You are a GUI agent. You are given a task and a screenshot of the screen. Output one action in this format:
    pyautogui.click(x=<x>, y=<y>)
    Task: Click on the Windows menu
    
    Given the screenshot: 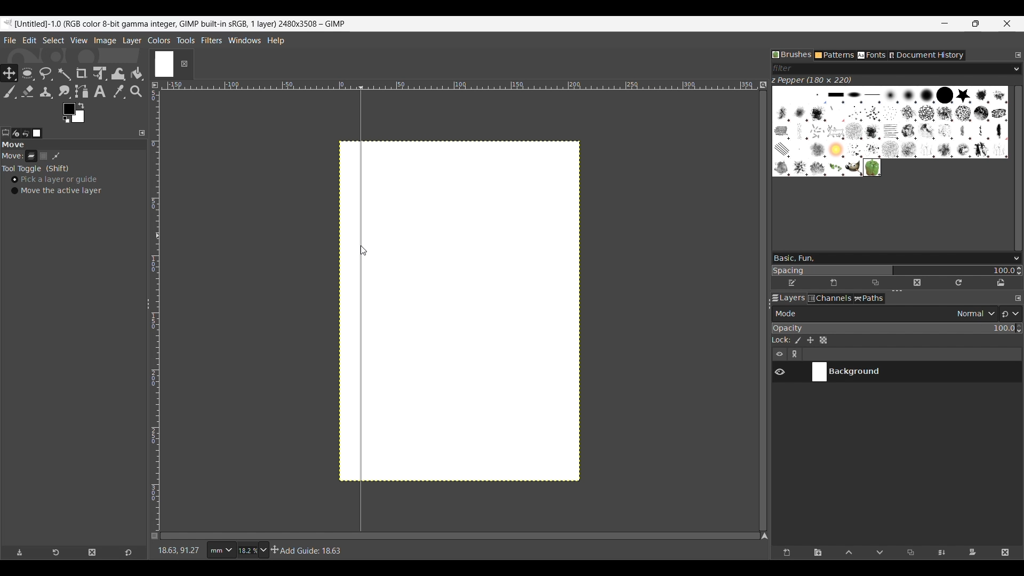 What is the action you would take?
    pyautogui.click(x=244, y=39)
    